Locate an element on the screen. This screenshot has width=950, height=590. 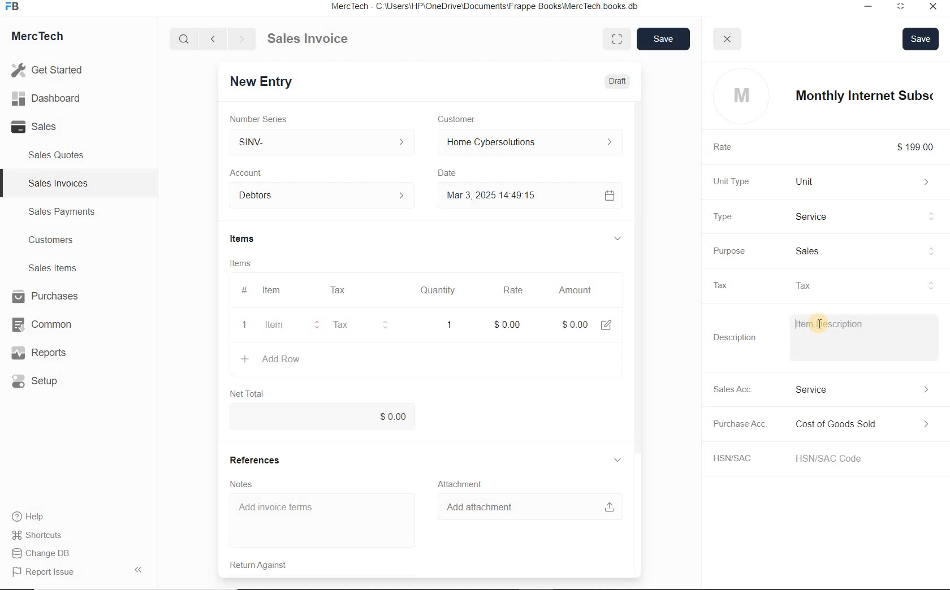
save is located at coordinates (662, 40).